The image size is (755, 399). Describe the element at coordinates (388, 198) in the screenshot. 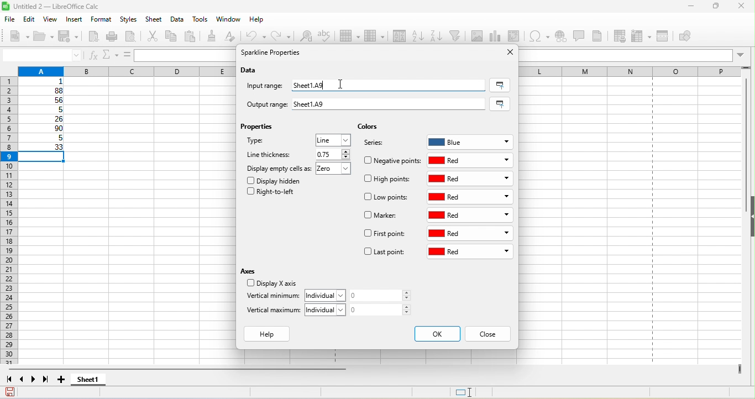

I see `low points` at that location.